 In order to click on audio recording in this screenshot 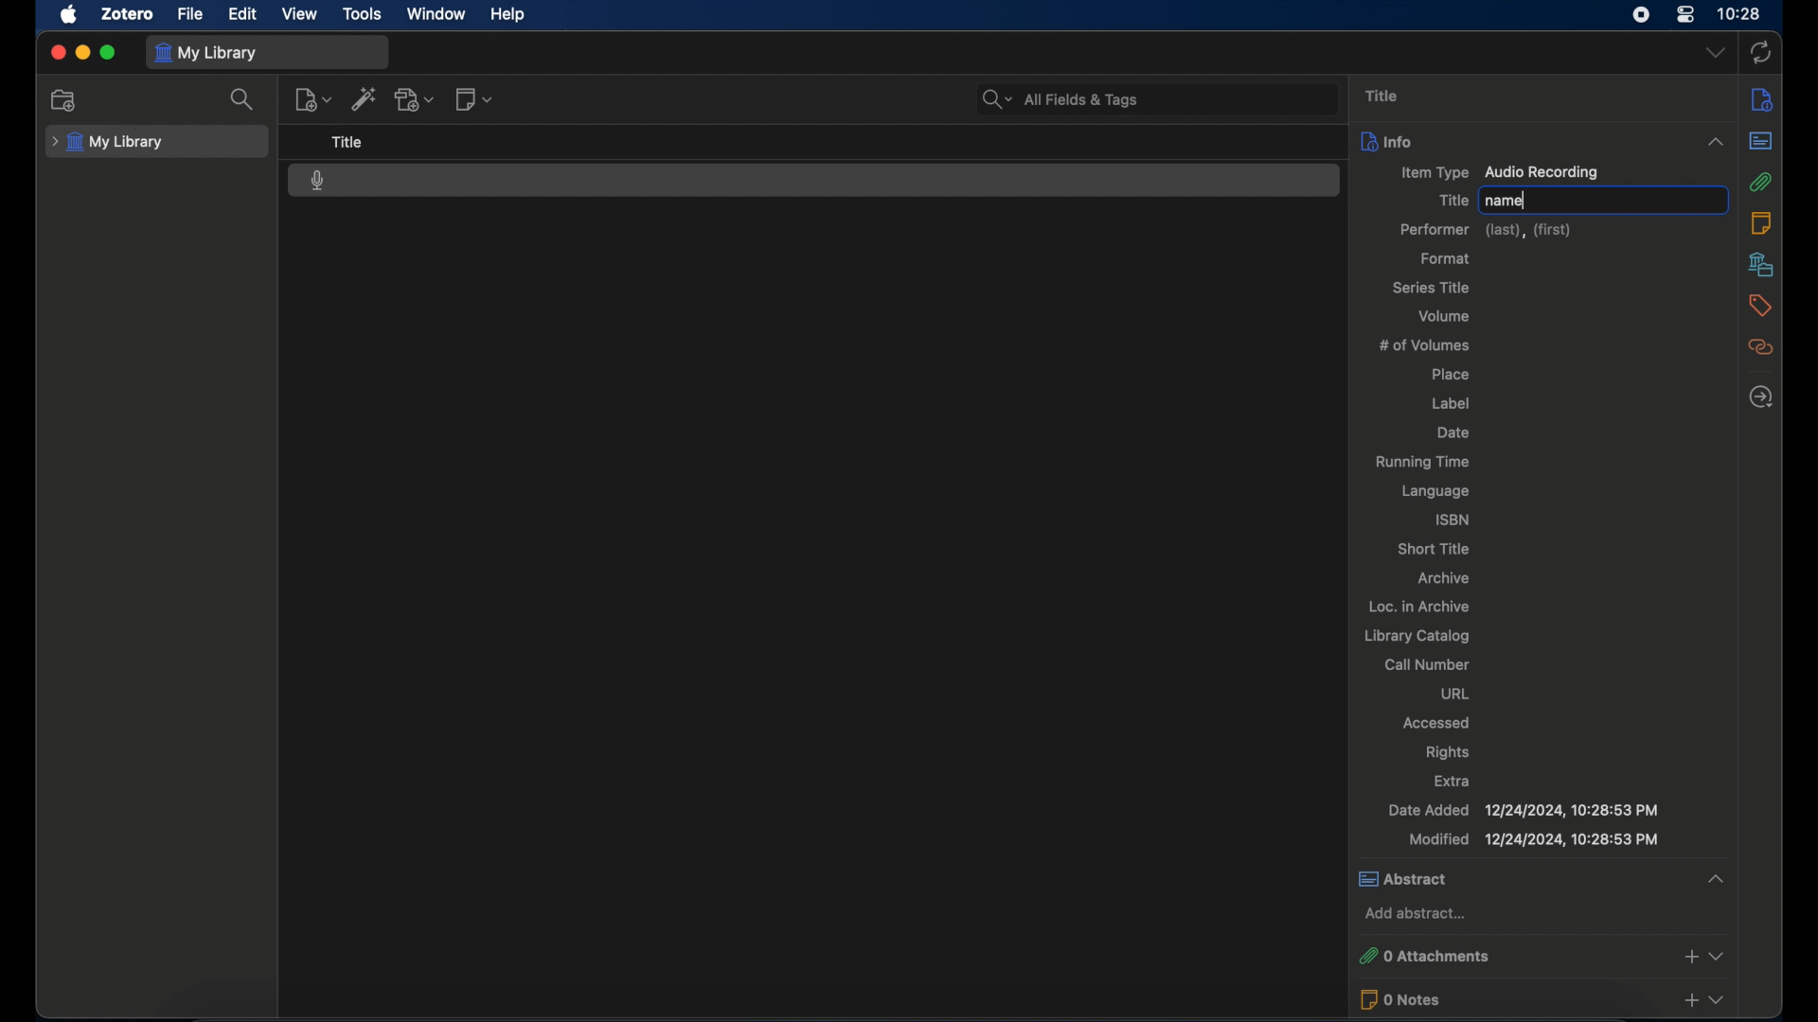, I will do `click(318, 181)`.